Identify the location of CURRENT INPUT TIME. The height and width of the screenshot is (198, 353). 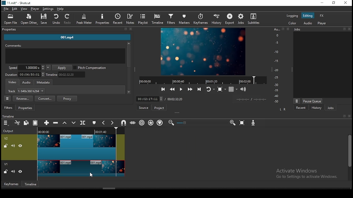
(149, 99).